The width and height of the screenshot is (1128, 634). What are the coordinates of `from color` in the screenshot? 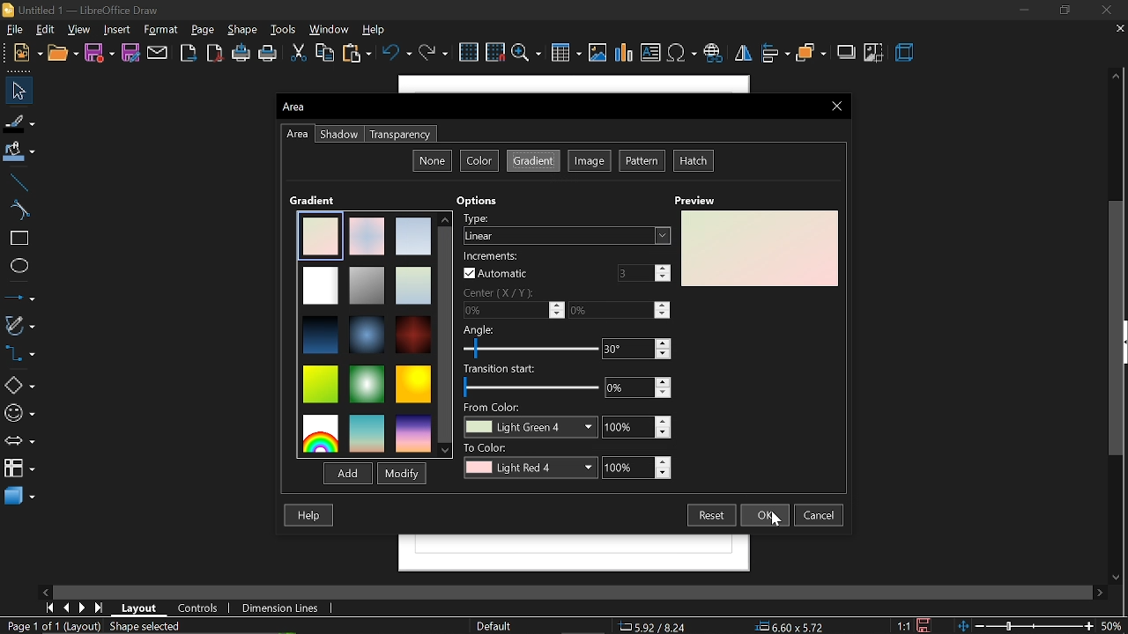 It's located at (531, 421).